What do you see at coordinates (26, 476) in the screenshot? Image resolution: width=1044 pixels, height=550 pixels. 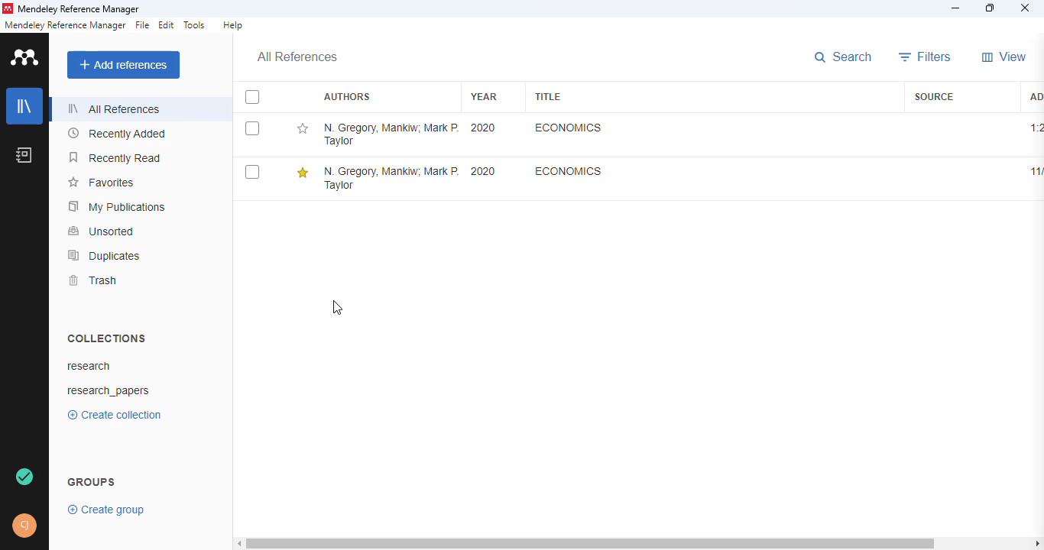 I see `sync` at bounding box center [26, 476].